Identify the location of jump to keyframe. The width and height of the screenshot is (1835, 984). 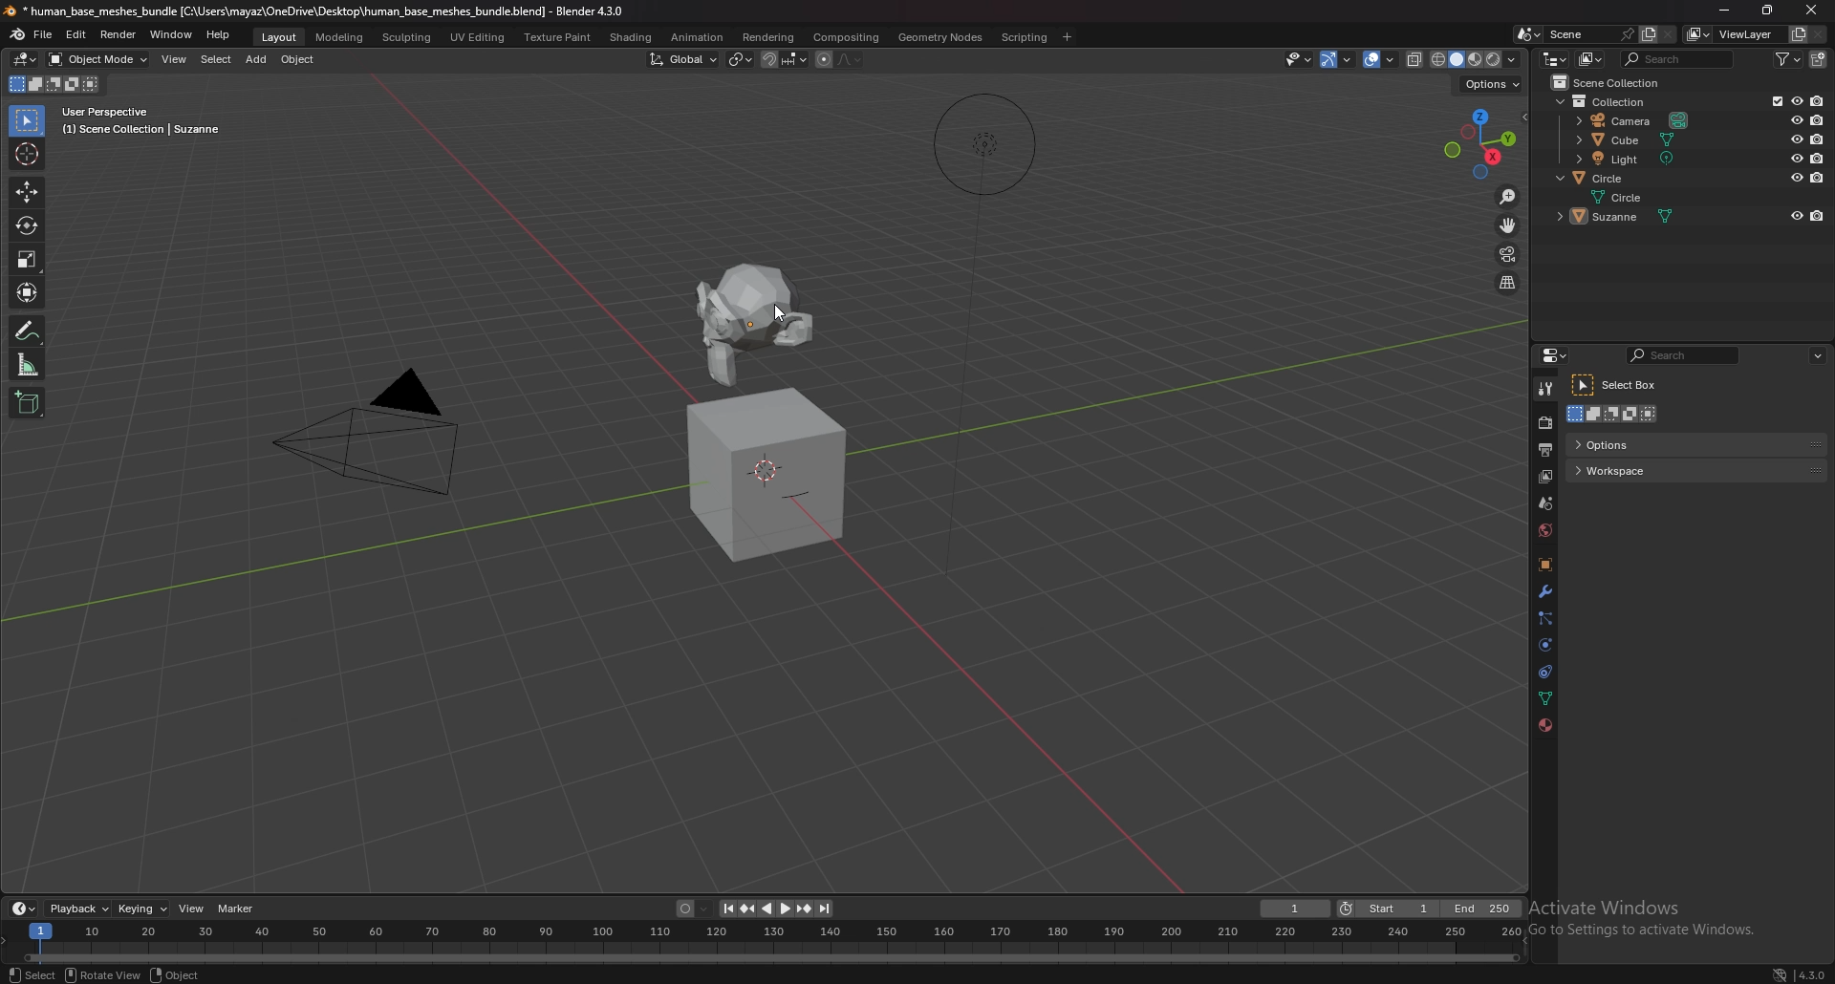
(749, 909).